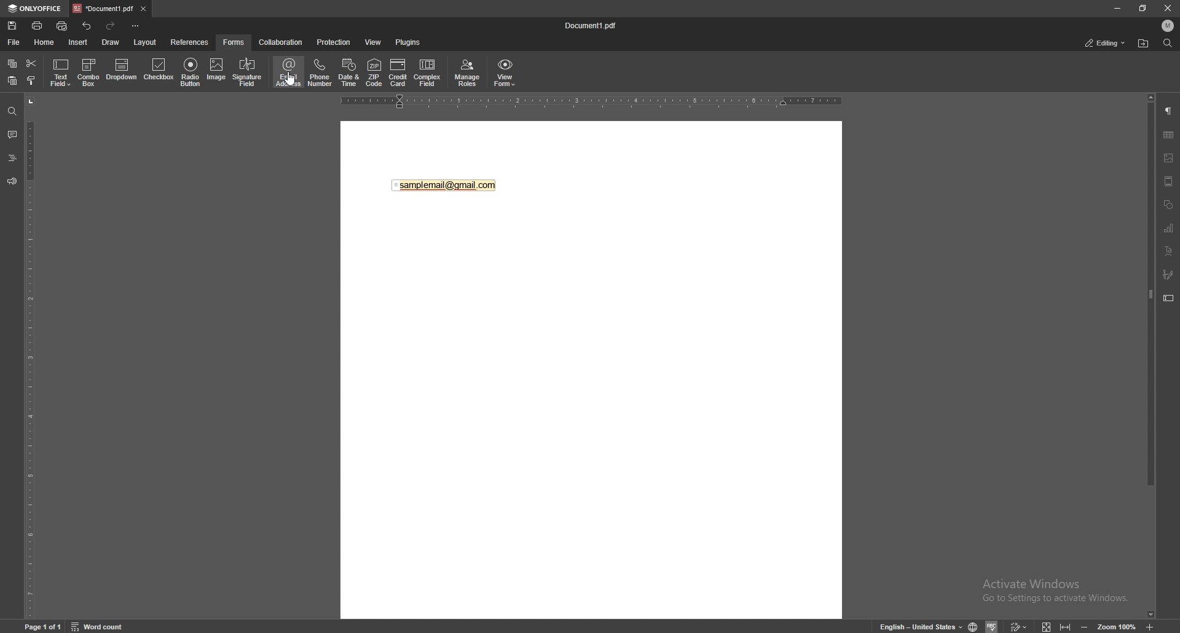 The width and height of the screenshot is (1180, 633). What do you see at coordinates (1144, 43) in the screenshot?
I see `find location` at bounding box center [1144, 43].